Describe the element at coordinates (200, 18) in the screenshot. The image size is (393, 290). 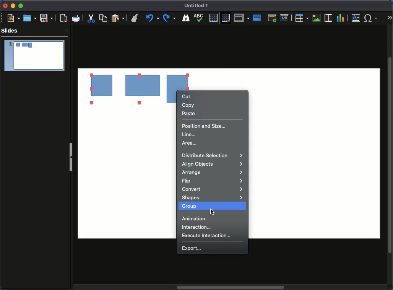
I see `Spell check` at that location.